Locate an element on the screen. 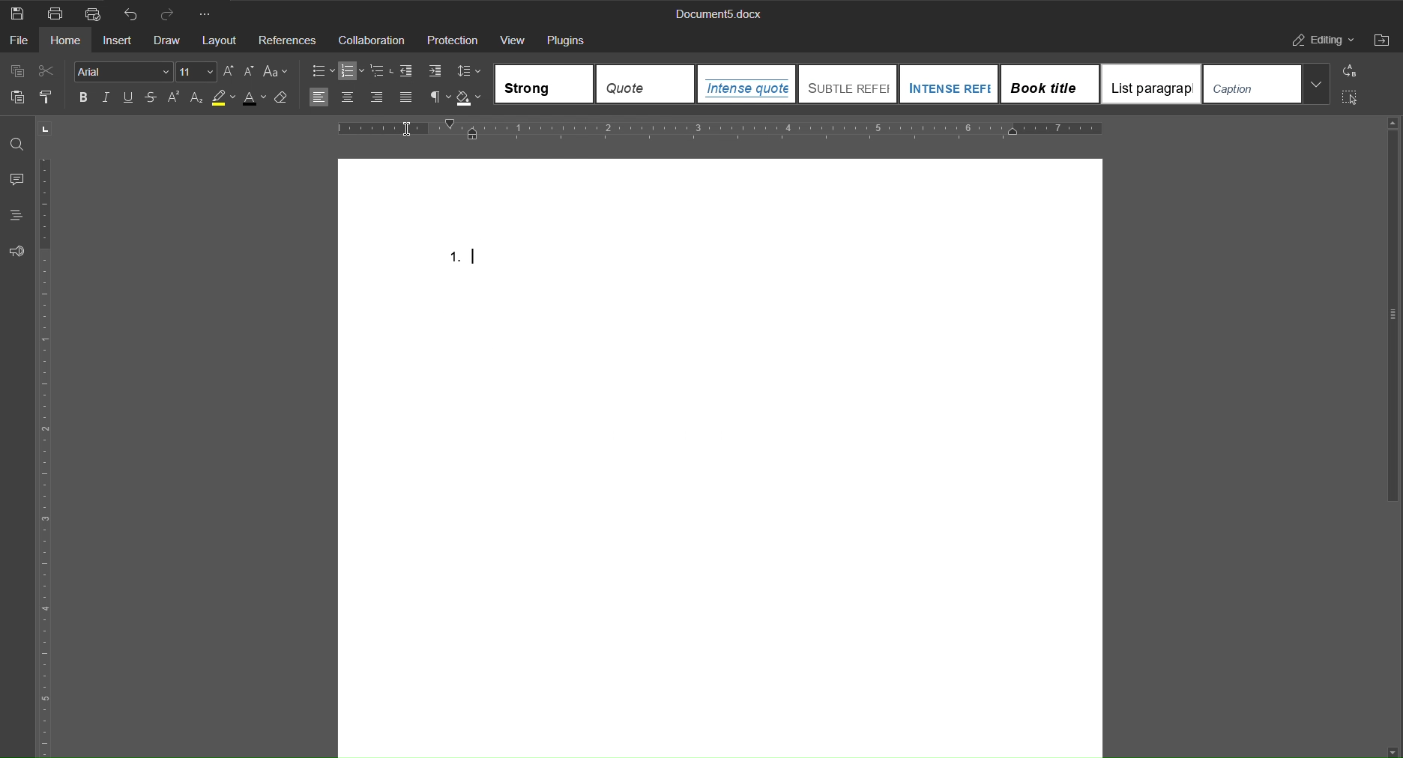  Print is located at coordinates (58, 13).